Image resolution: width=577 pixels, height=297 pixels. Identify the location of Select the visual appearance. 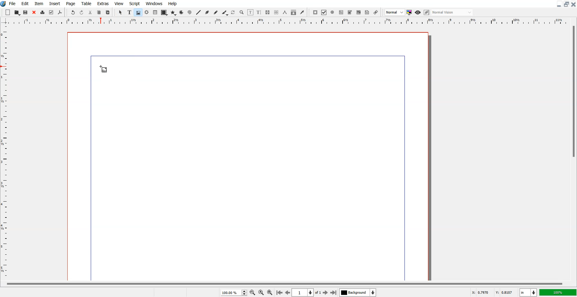
(453, 13).